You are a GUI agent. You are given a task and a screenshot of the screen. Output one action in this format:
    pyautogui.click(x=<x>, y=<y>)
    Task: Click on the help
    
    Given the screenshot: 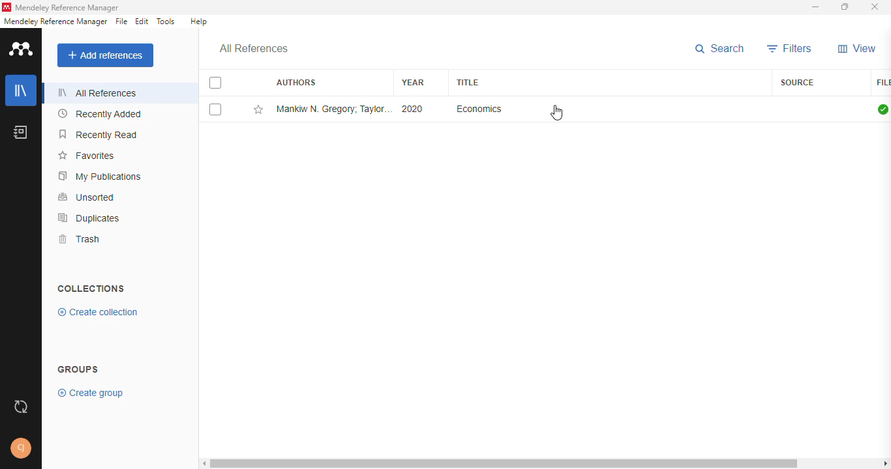 What is the action you would take?
    pyautogui.click(x=199, y=21)
    